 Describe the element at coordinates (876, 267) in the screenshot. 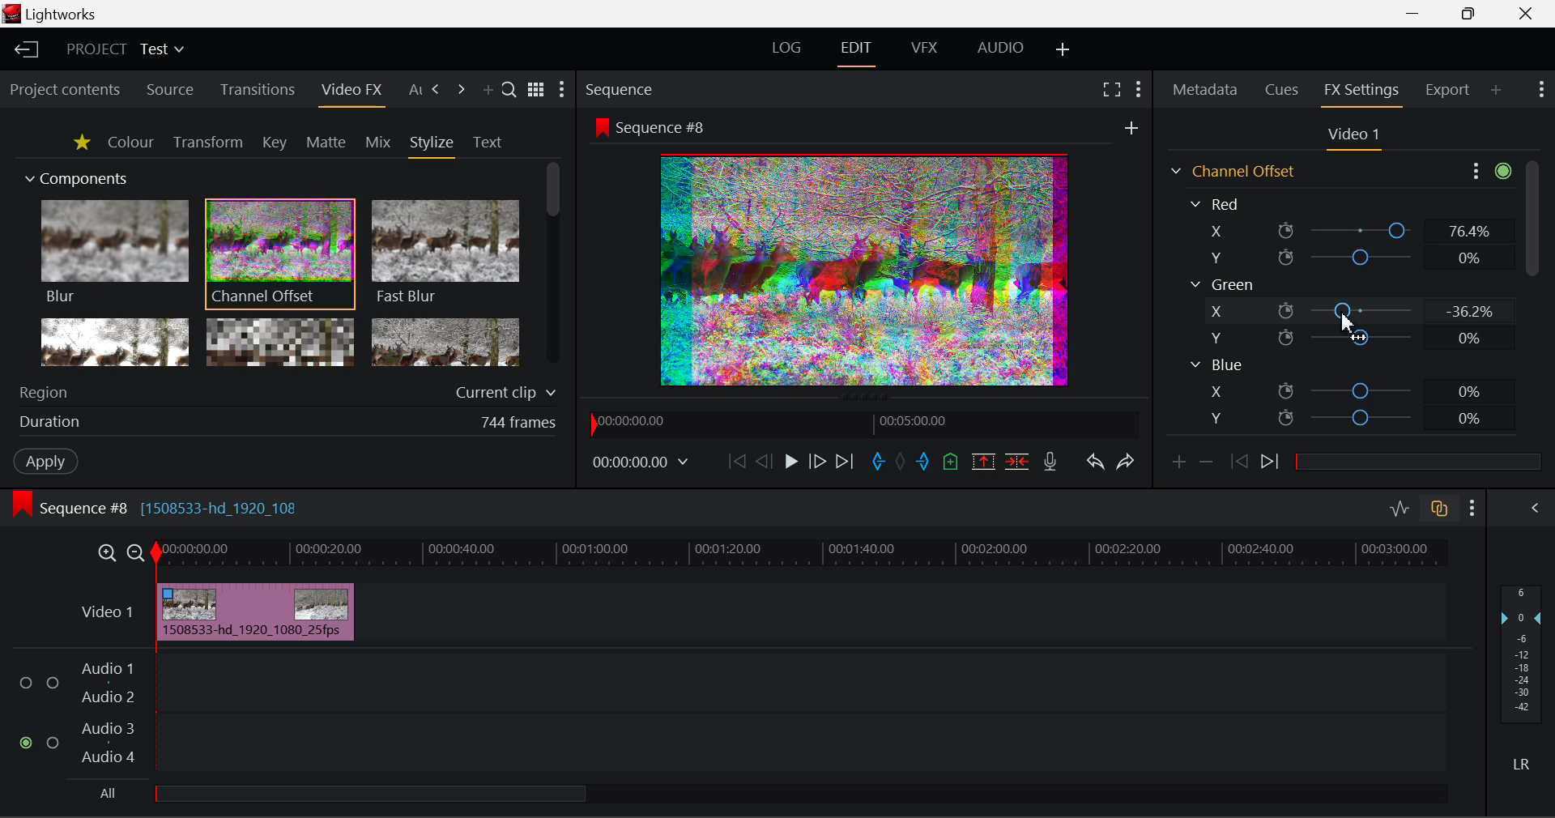

I see `Preview Altered` at that location.